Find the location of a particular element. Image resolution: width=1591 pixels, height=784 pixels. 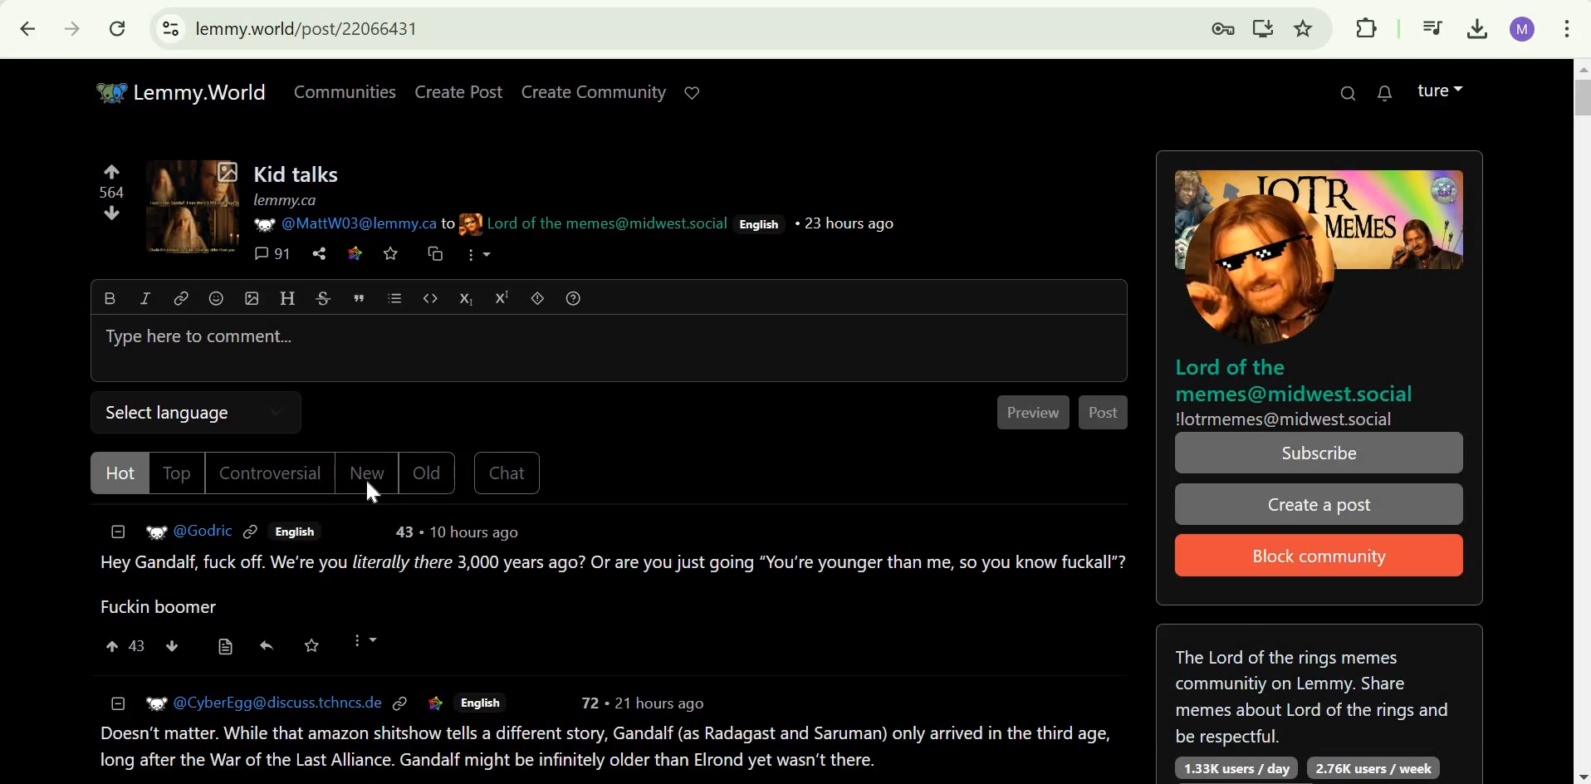

Extensions is located at coordinates (1367, 27).